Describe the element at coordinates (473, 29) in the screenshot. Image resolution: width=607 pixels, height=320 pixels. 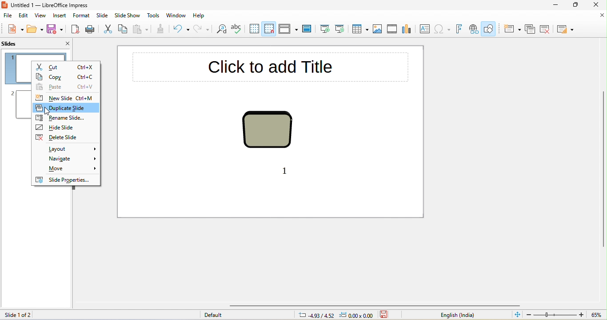
I see `hyperlink` at that location.